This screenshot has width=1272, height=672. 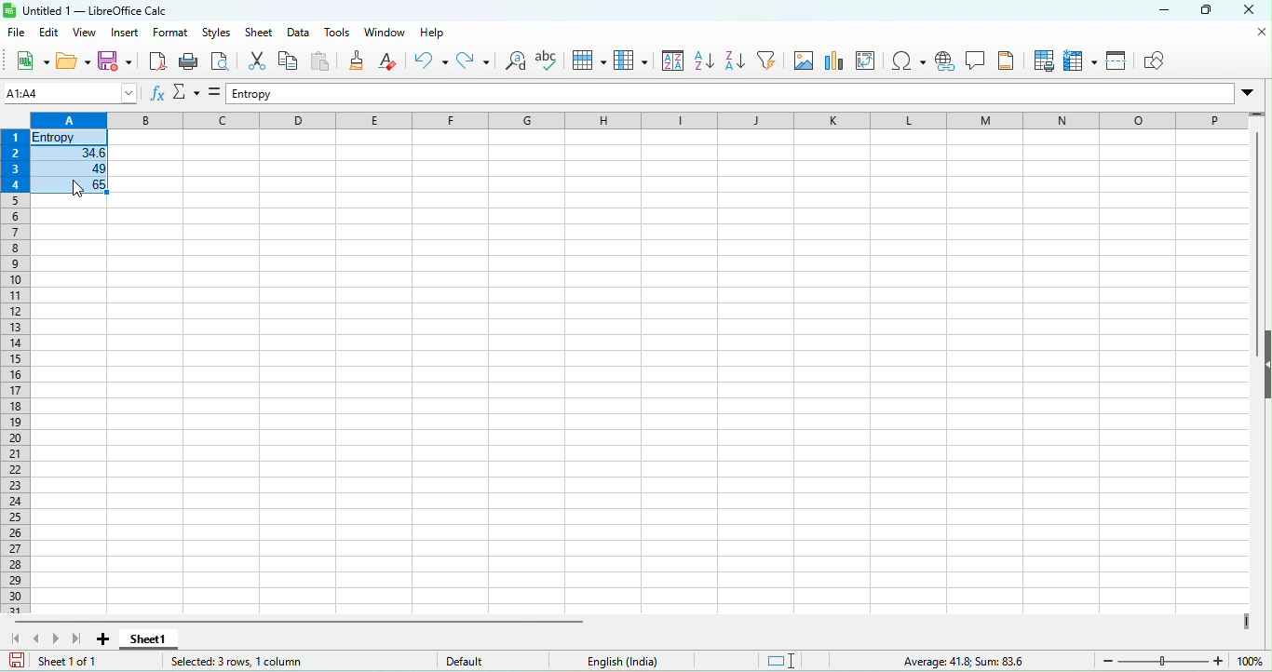 I want to click on image, so click(x=807, y=61).